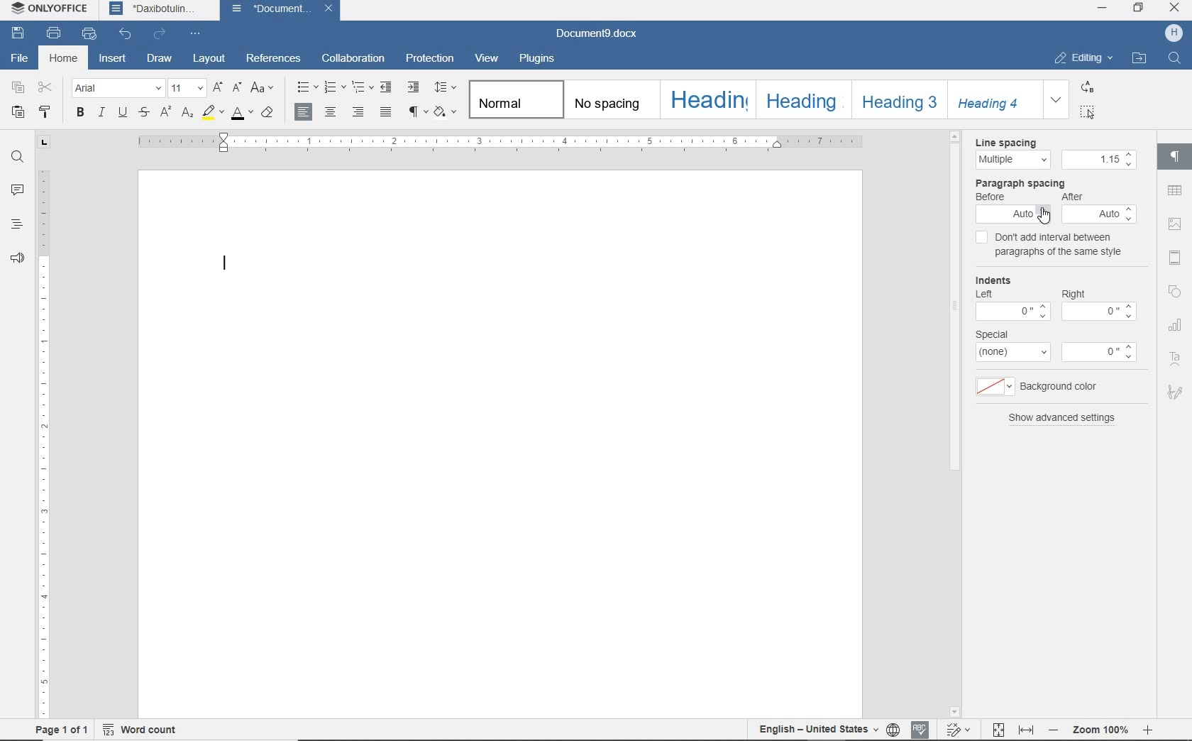  Describe the element at coordinates (956, 424) in the screenshot. I see `scroll bar` at that location.